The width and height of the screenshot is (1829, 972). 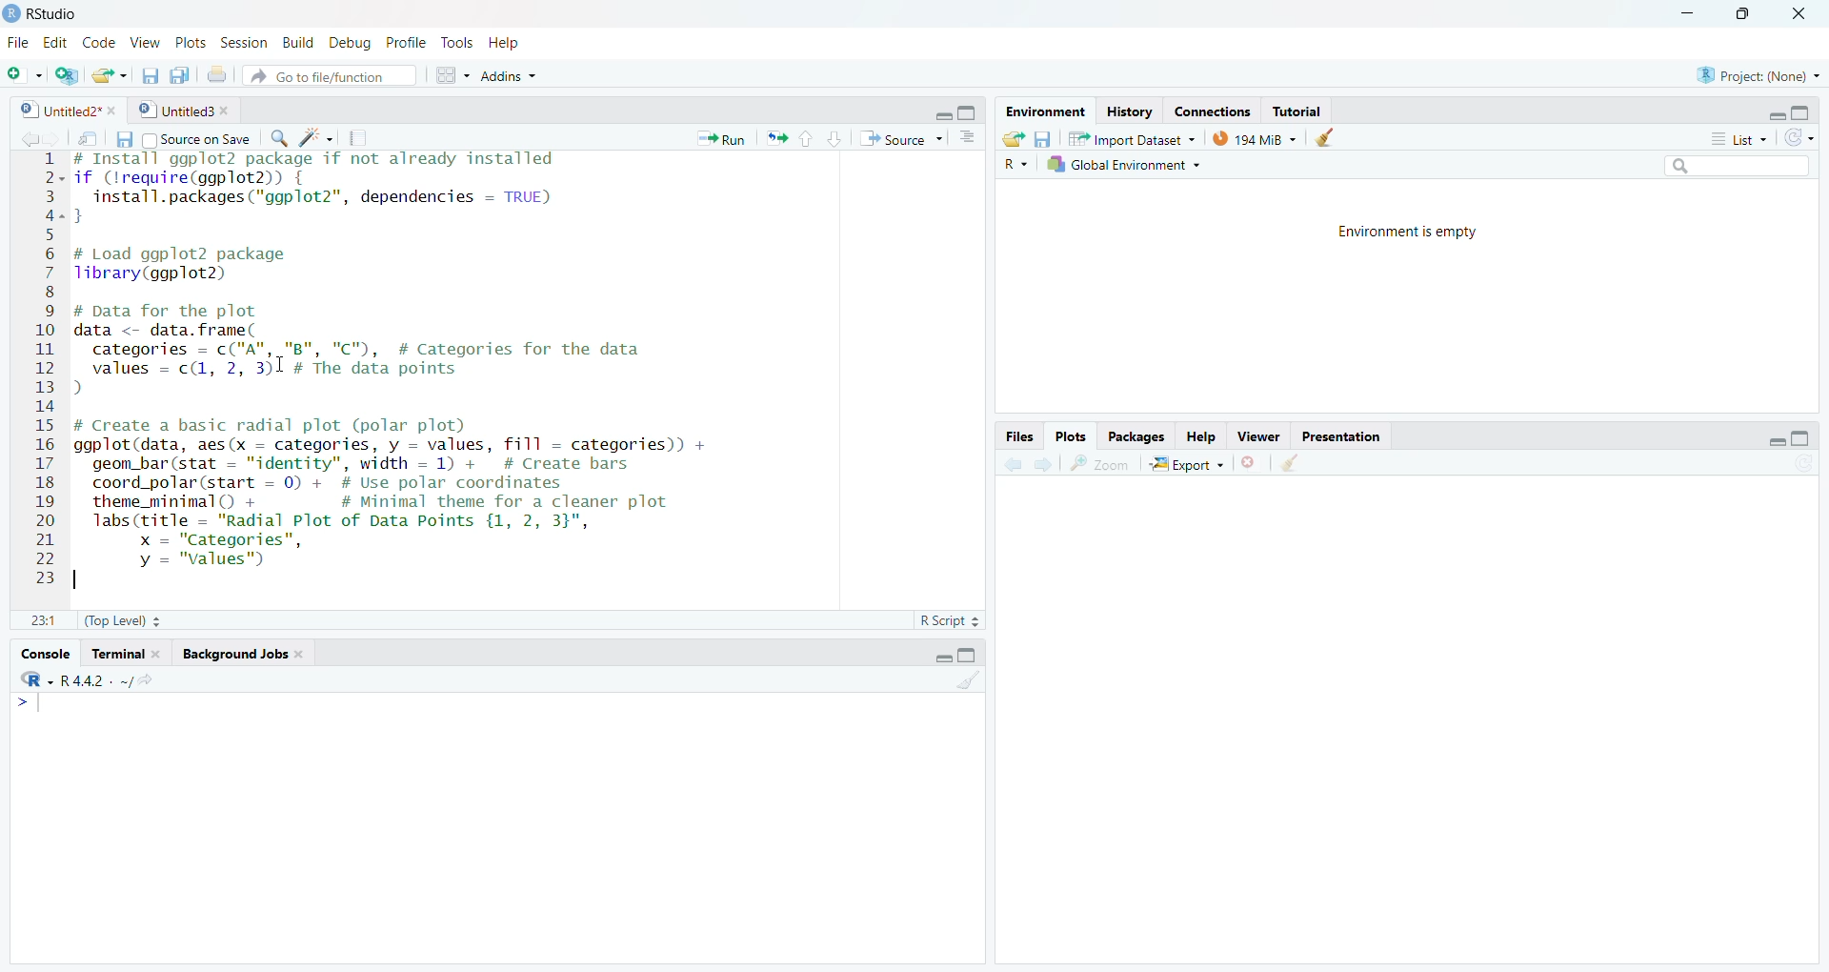 I want to click on print the current file, so click(x=220, y=75).